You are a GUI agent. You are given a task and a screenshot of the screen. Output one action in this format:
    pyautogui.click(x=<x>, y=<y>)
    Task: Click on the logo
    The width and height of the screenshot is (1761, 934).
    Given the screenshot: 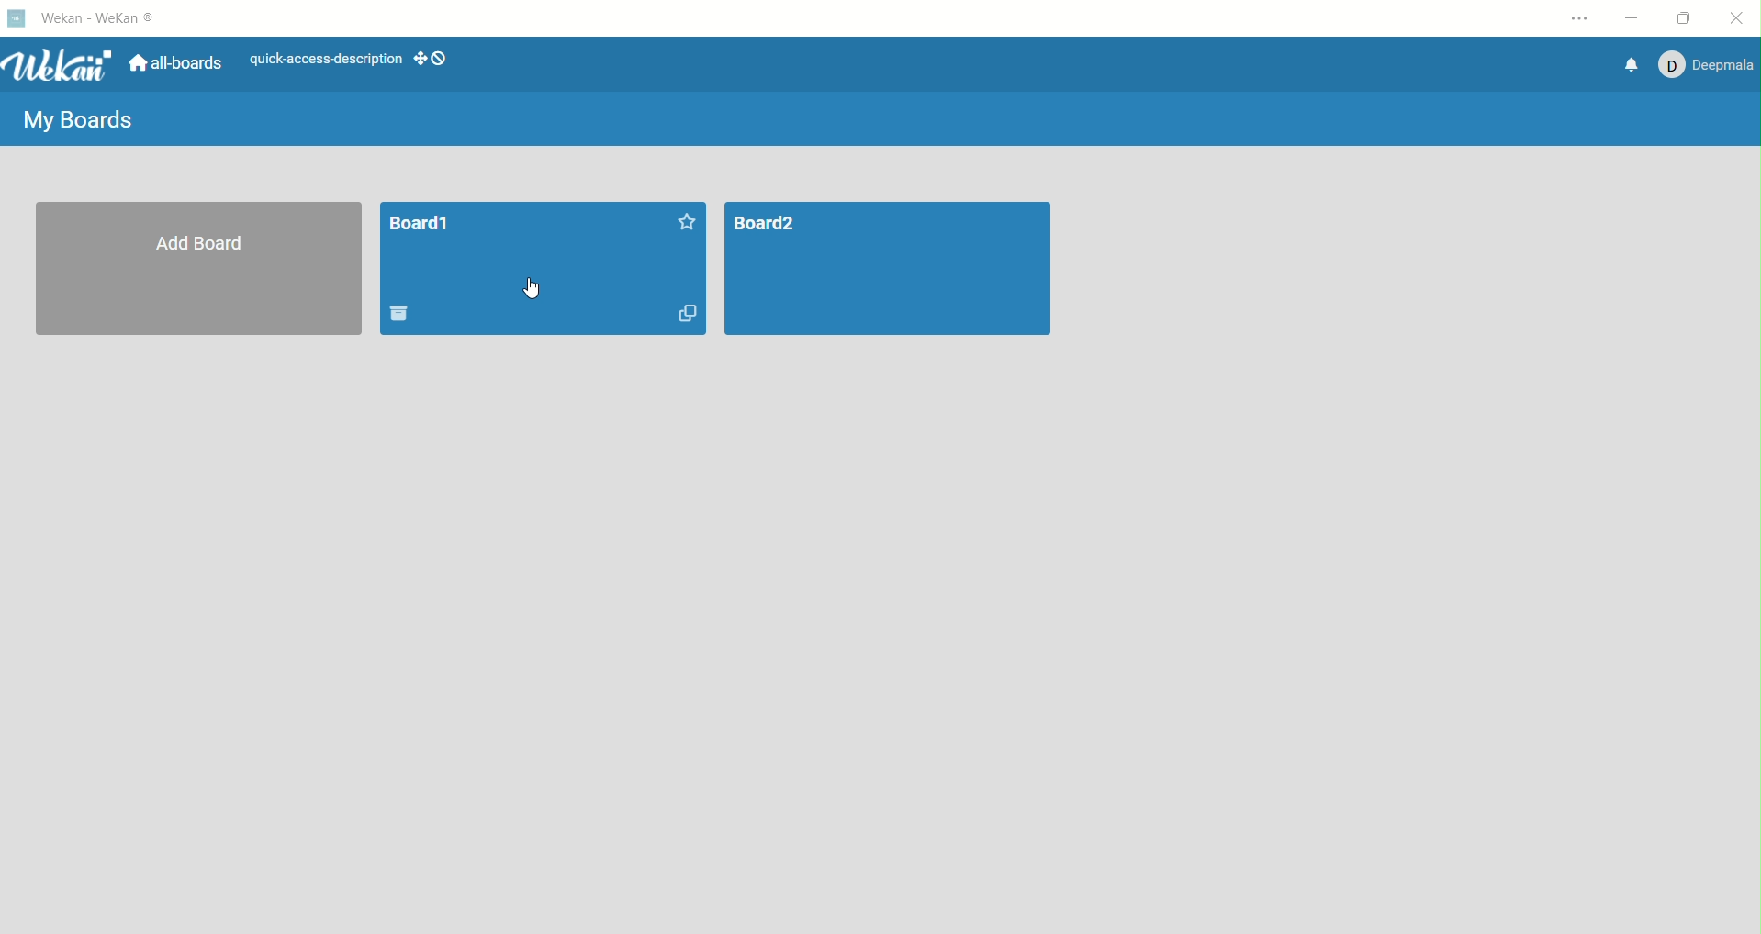 What is the action you would take?
    pyautogui.click(x=14, y=20)
    